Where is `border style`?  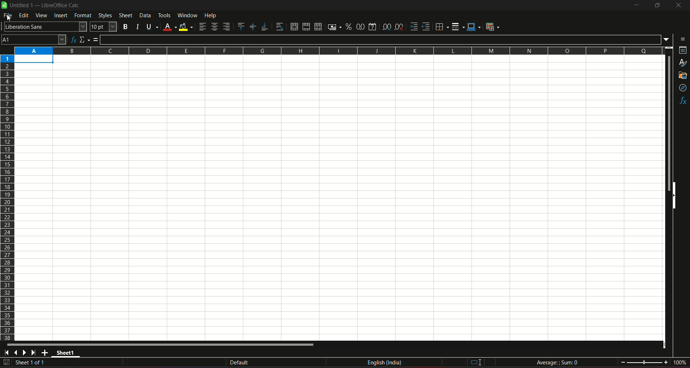 border style is located at coordinates (459, 26).